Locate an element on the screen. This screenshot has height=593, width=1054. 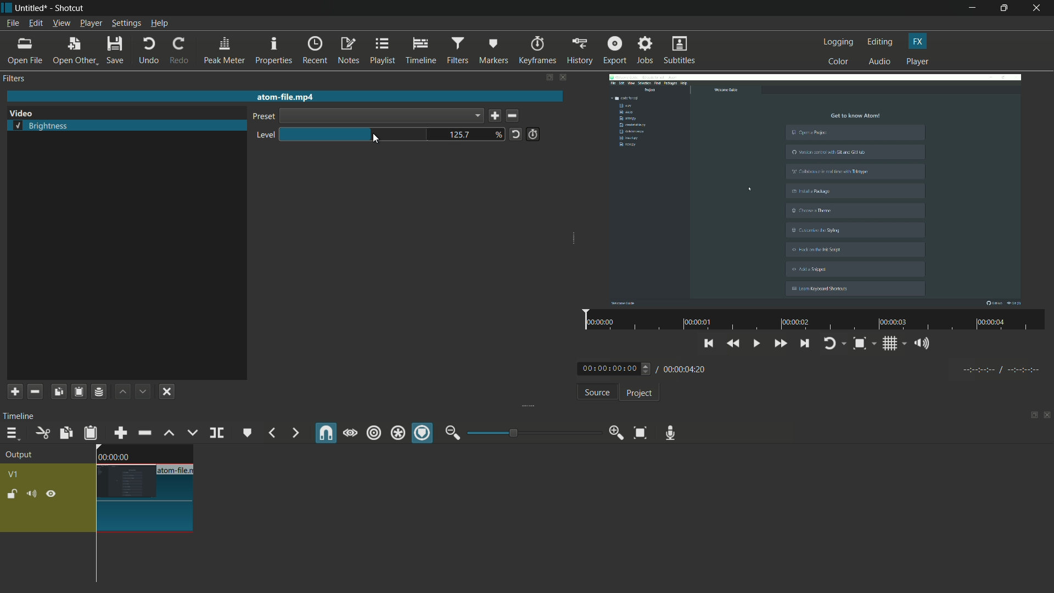
split at playhead is located at coordinates (218, 434).